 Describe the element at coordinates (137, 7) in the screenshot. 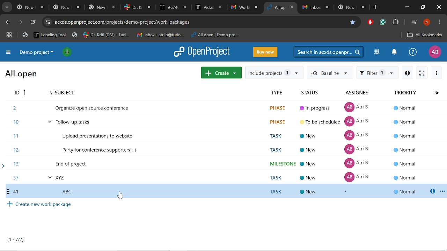

I see `Other tabs` at that location.